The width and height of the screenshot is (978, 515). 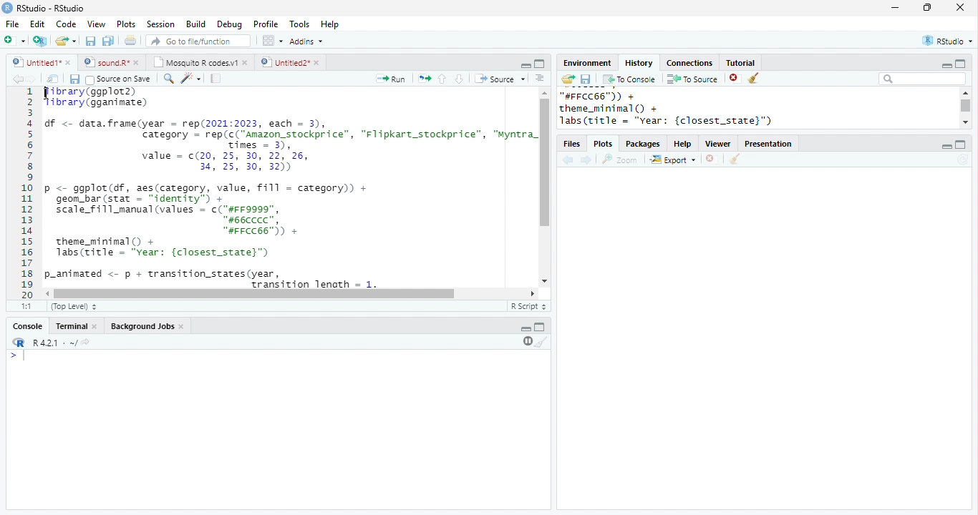 What do you see at coordinates (541, 342) in the screenshot?
I see `clear` at bounding box center [541, 342].